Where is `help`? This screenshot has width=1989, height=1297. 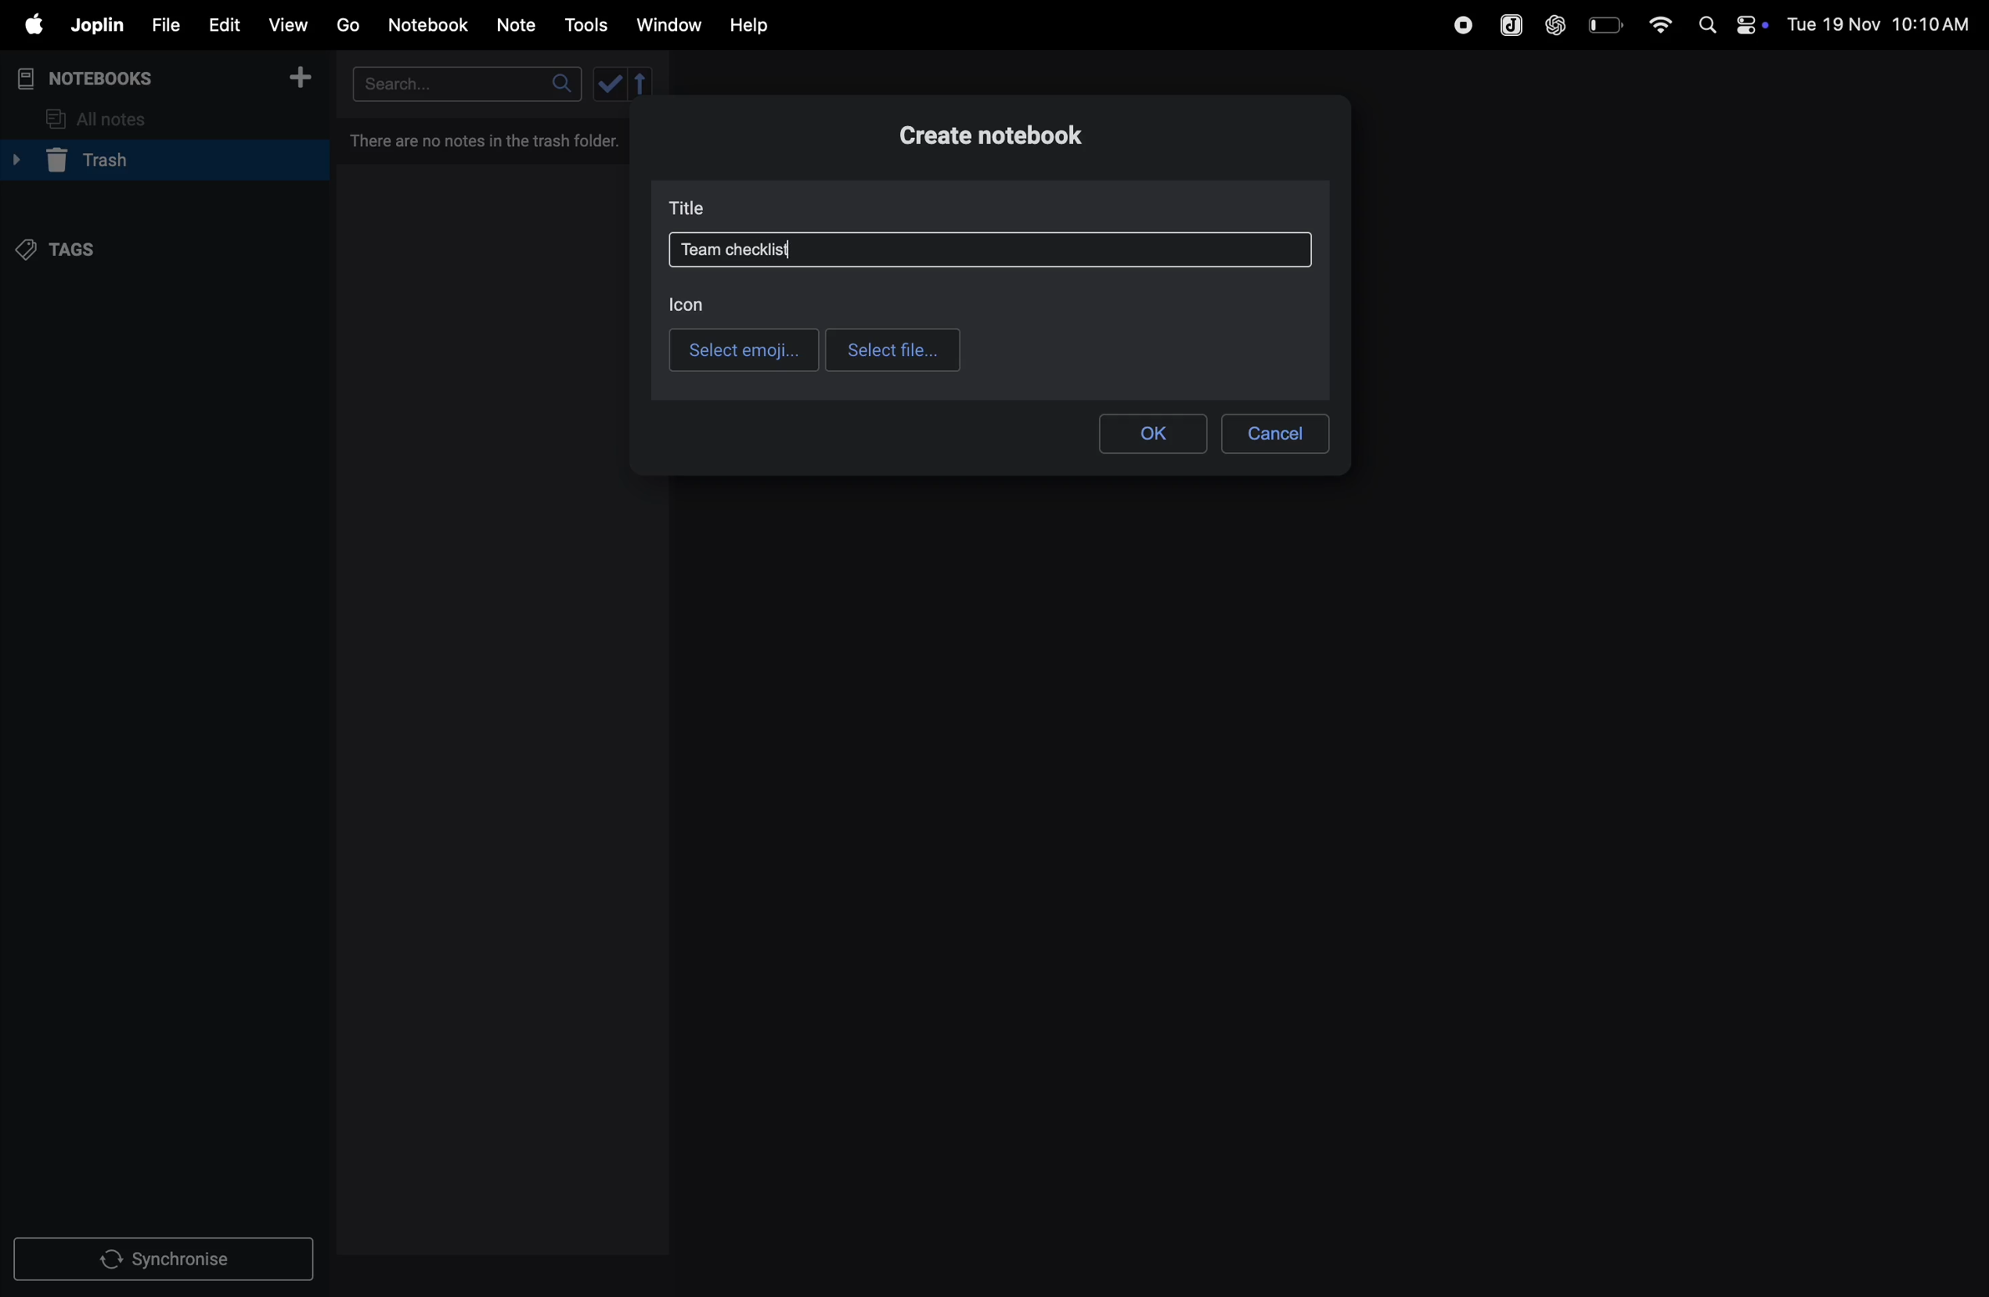 help is located at coordinates (754, 24).